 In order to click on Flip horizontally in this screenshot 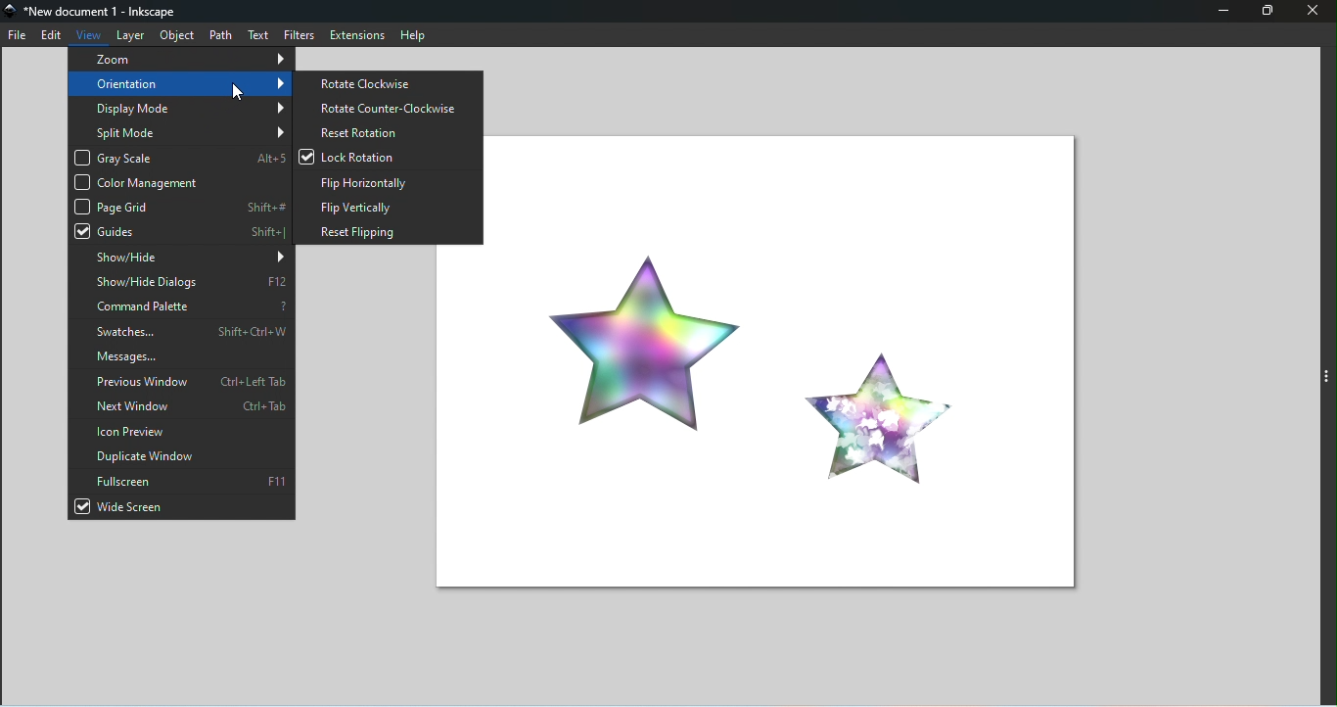, I will do `click(385, 205)`.